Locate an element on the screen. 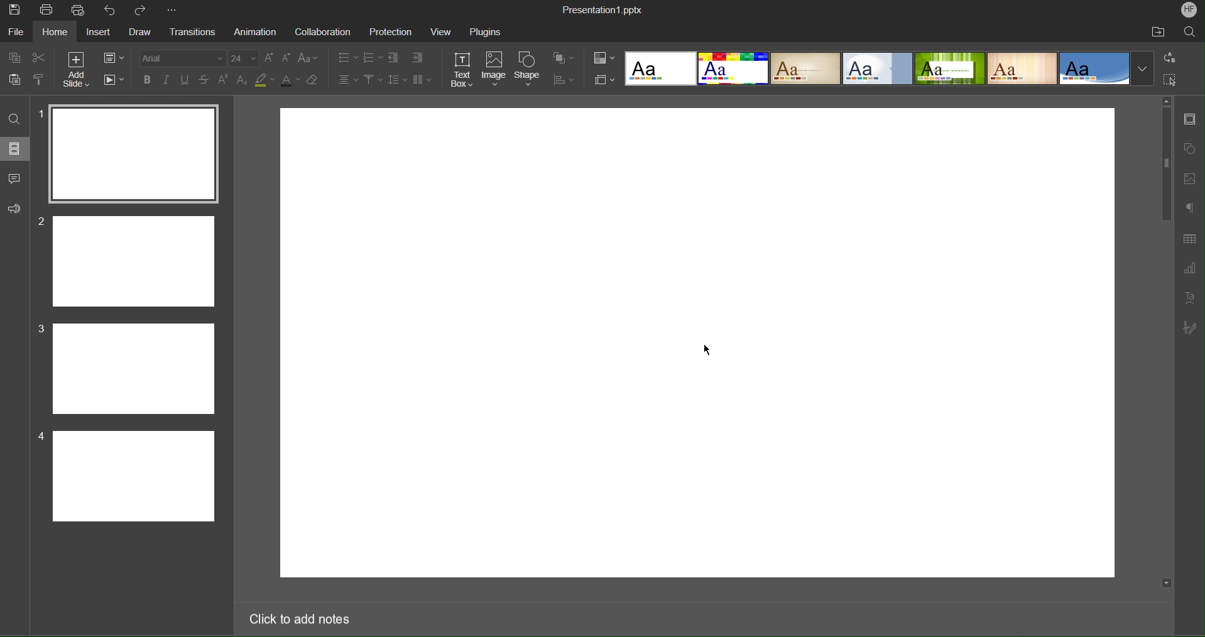 This screenshot has height=637, width=1205. Animation is located at coordinates (254, 32).